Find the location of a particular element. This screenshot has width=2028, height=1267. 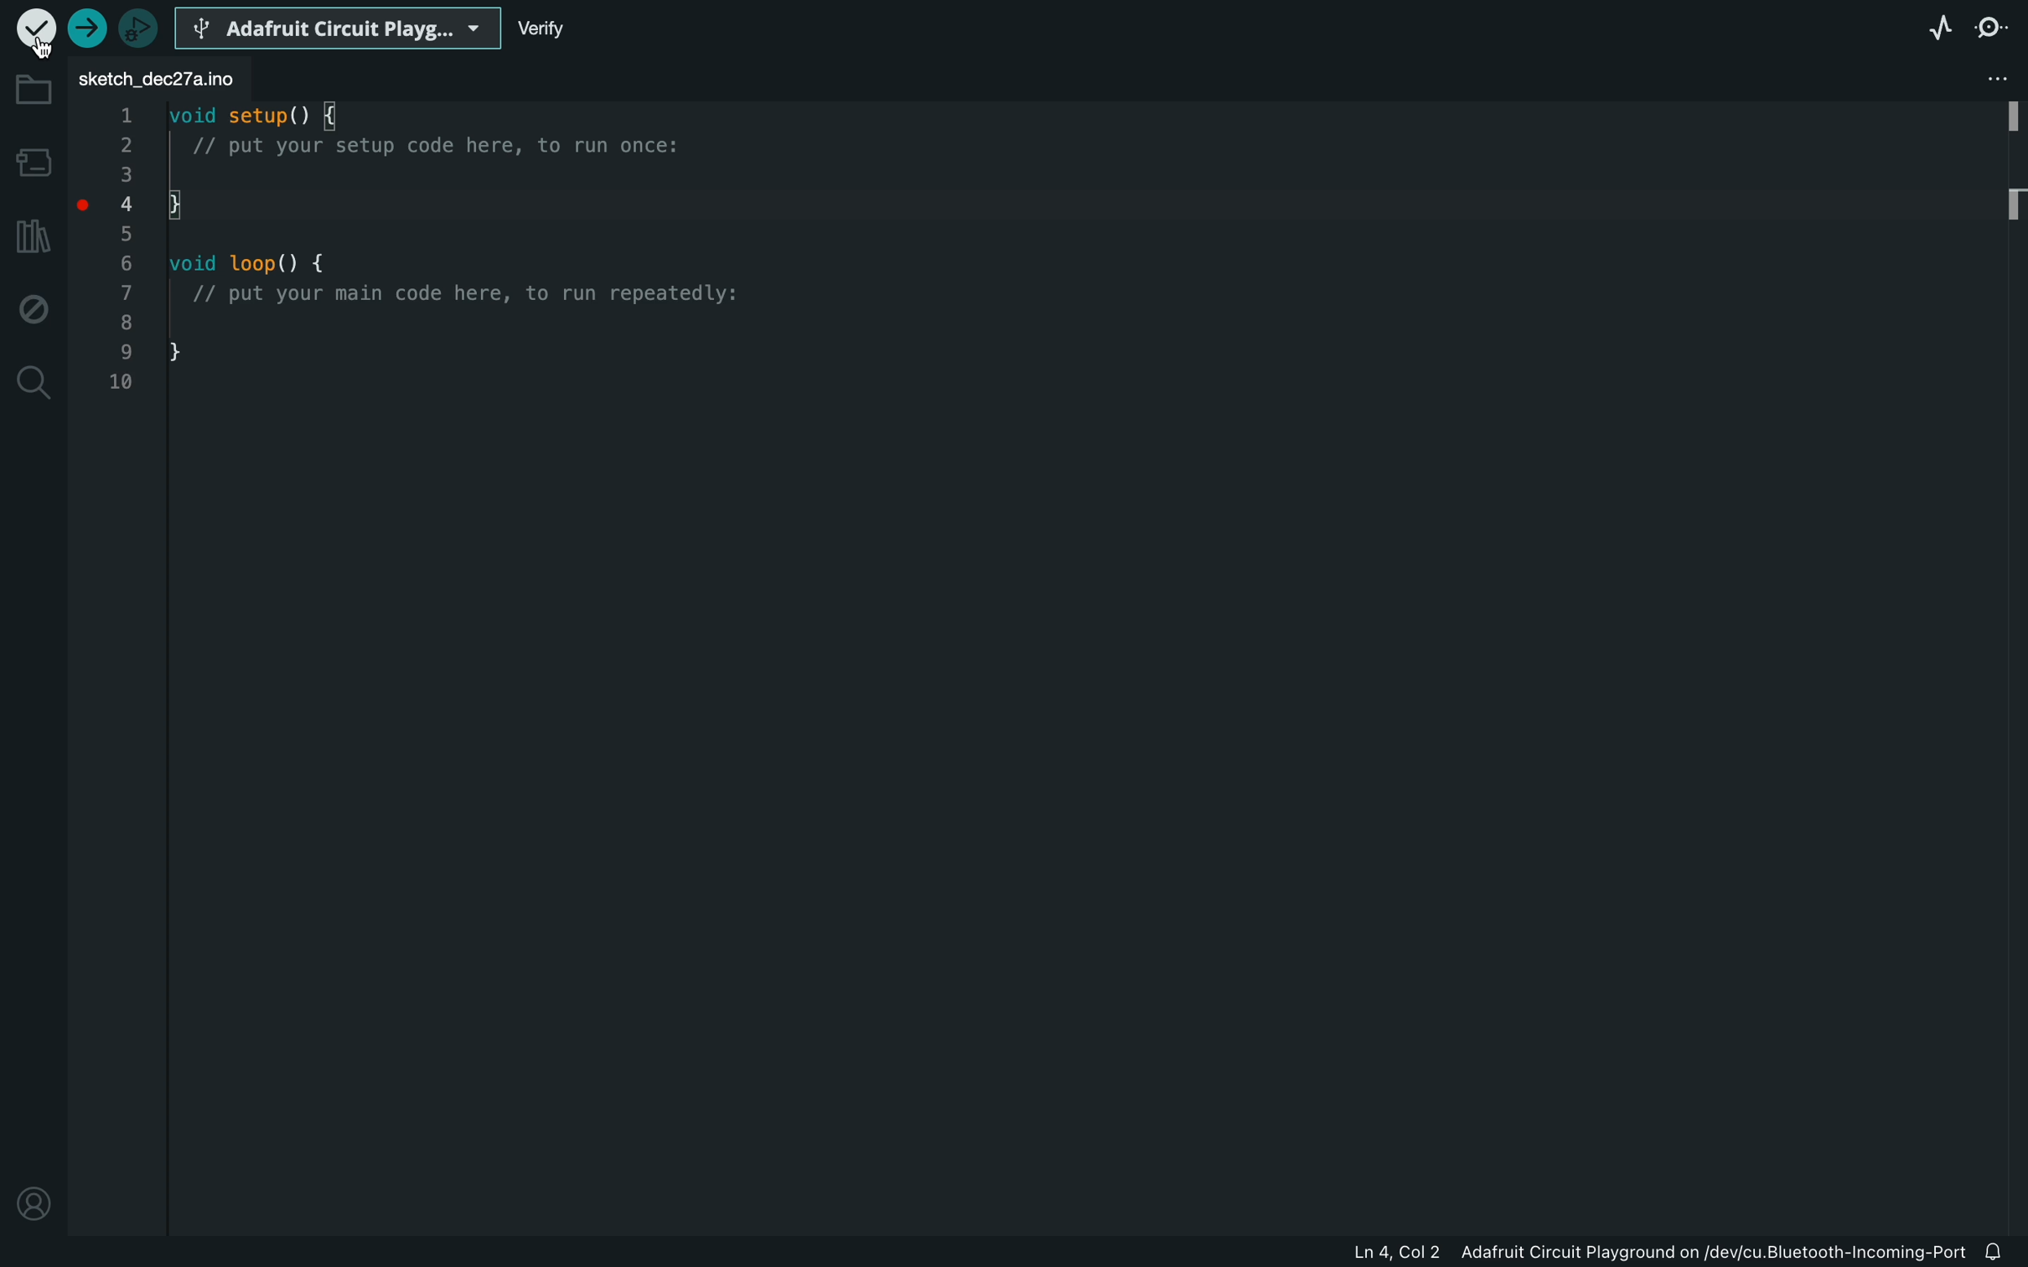

click is located at coordinates (89, 213).